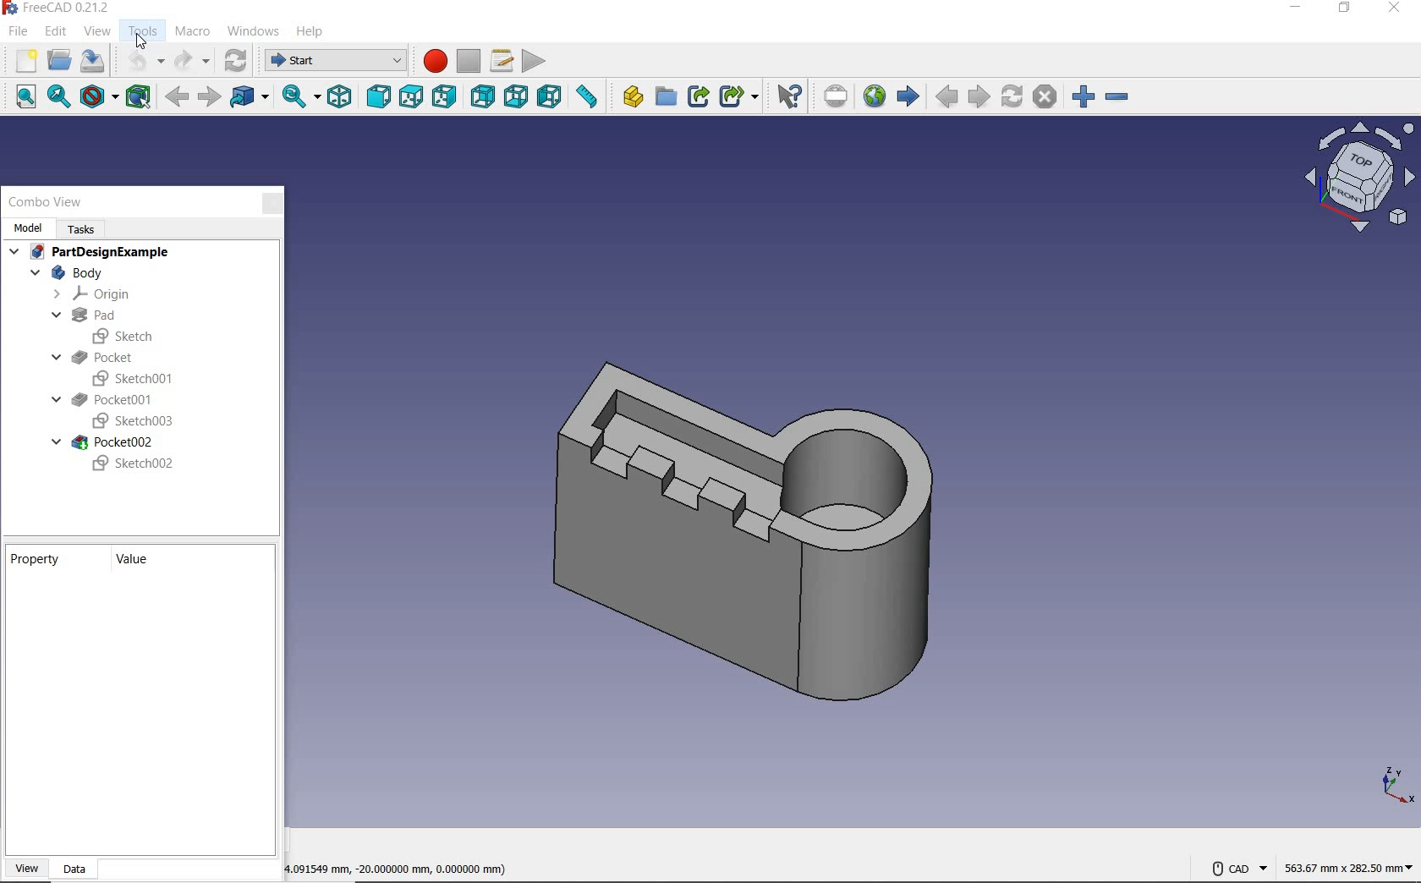  I want to click on Close, so click(273, 202).